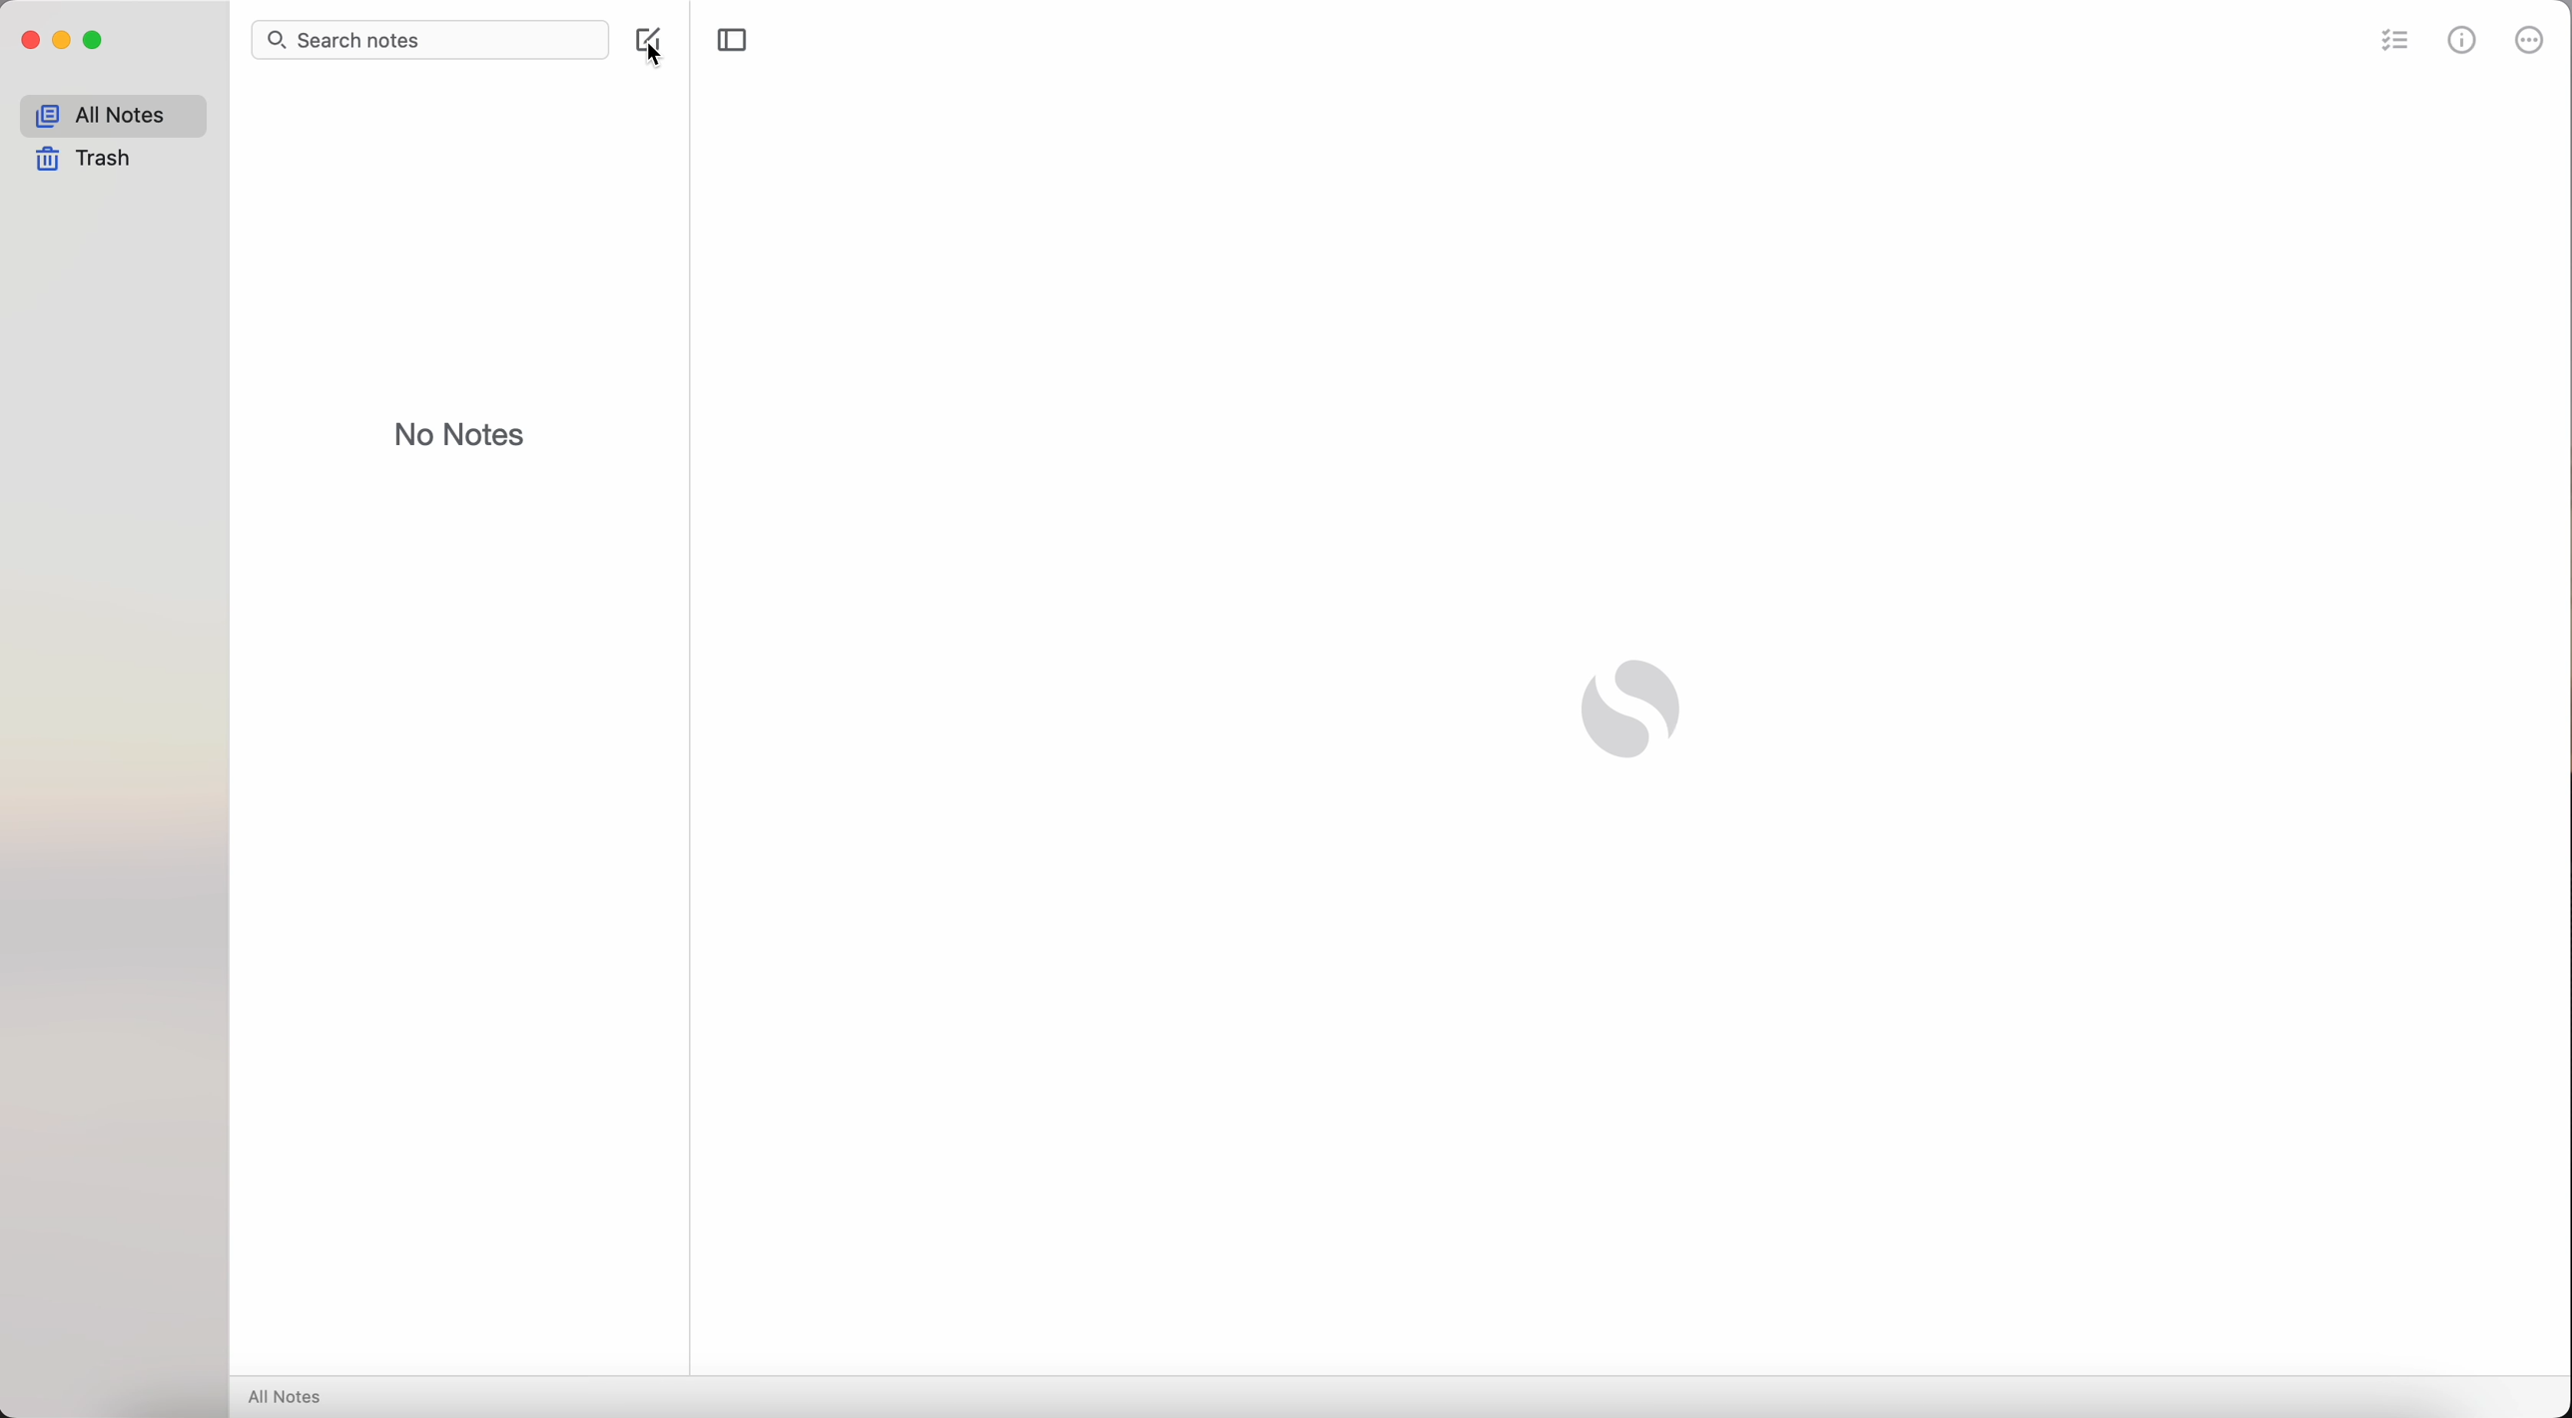 Image resolution: width=2572 pixels, height=1418 pixels. Describe the element at coordinates (2390, 44) in the screenshot. I see `check list` at that location.